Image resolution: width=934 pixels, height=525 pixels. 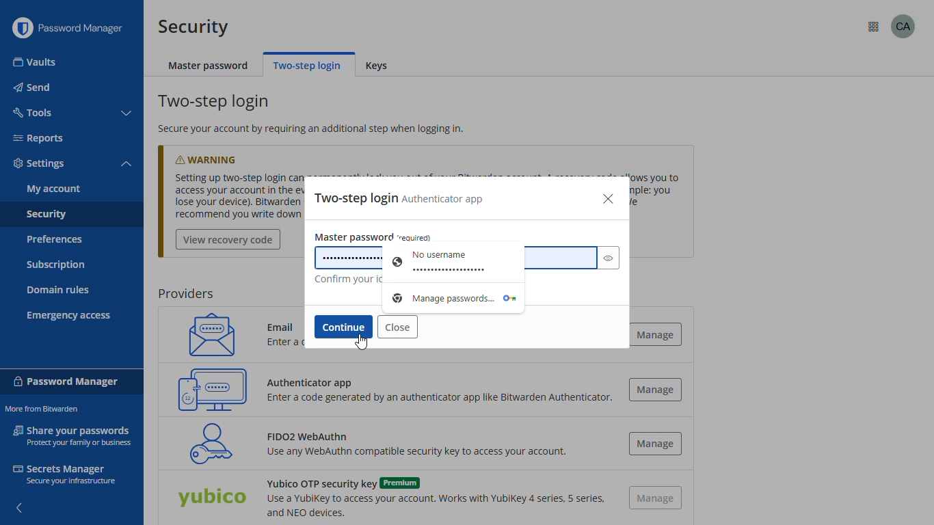 I want to click on Yubico OTP security key (Premium), so click(x=211, y=499).